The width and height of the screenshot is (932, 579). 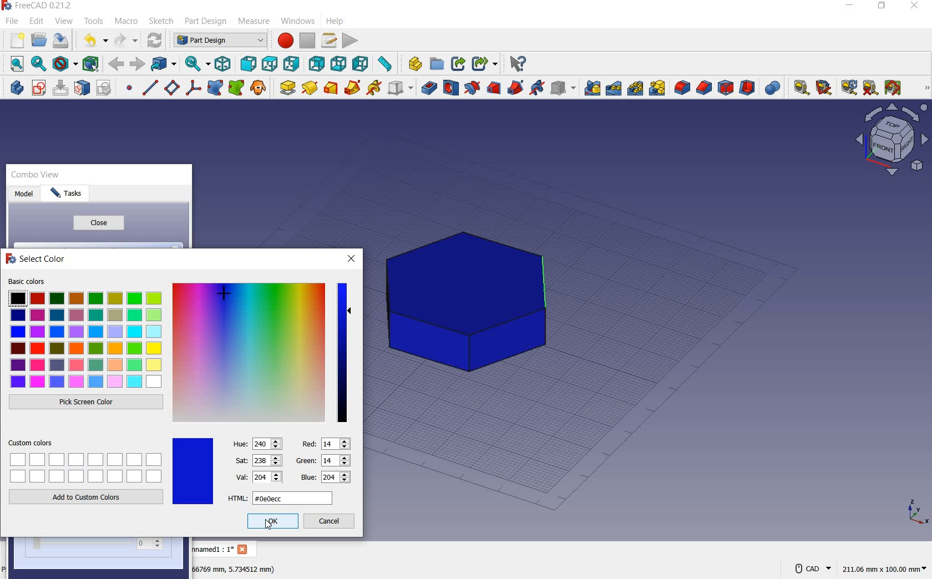 What do you see at coordinates (24, 194) in the screenshot?
I see `model` at bounding box center [24, 194].